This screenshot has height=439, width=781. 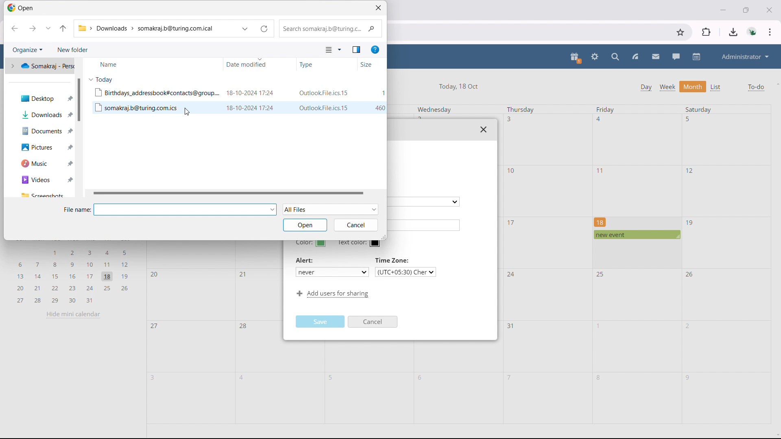 I want to click on Time Zone:, so click(x=393, y=260).